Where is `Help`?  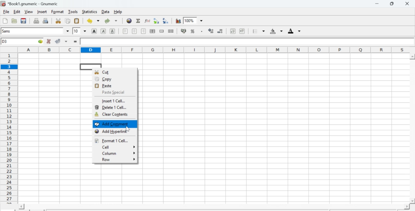
Help is located at coordinates (118, 12).